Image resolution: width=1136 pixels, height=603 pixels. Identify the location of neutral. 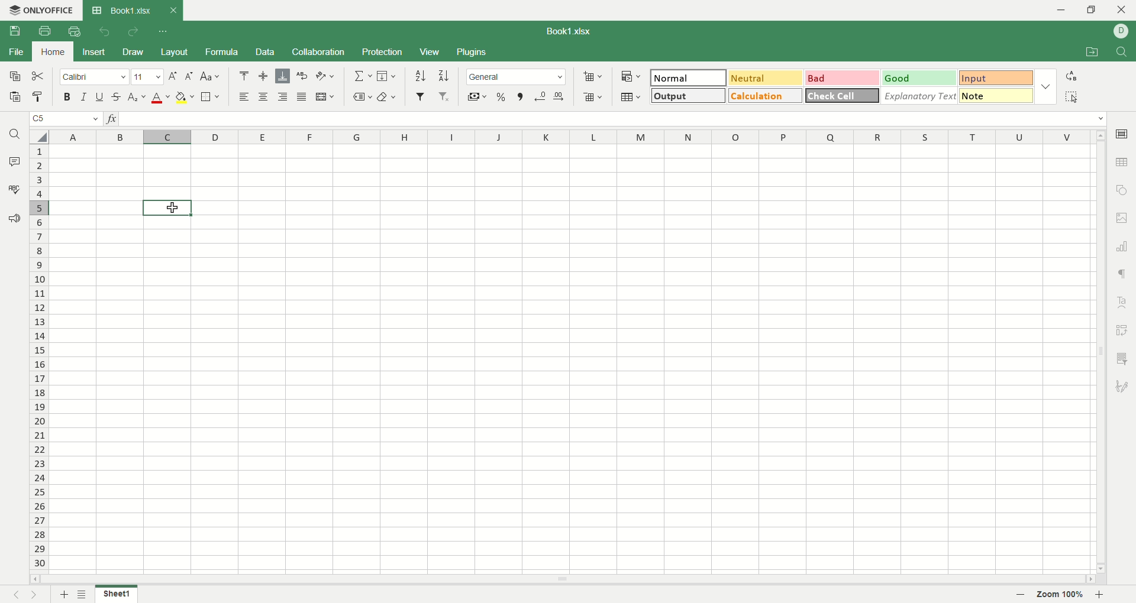
(765, 77).